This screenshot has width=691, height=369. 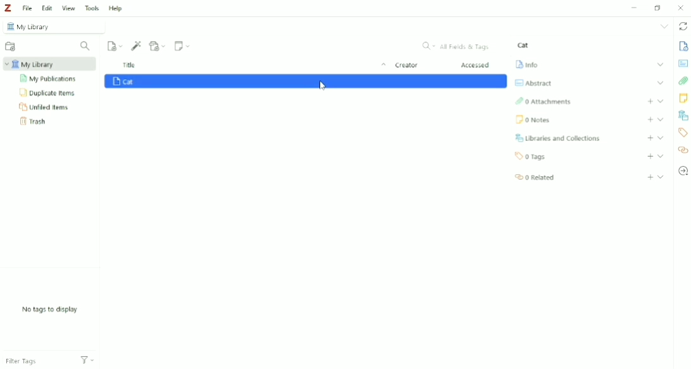 What do you see at coordinates (683, 27) in the screenshot?
I see `Sync` at bounding box center [683, 27].